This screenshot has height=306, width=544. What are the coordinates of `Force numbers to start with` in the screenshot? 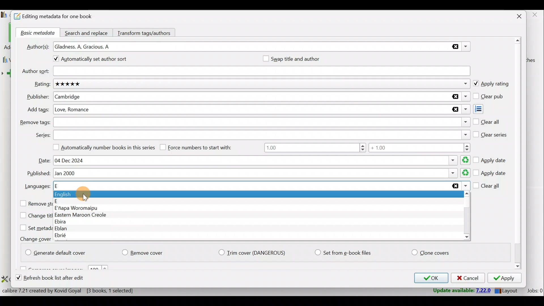 It's located at (200, 147).